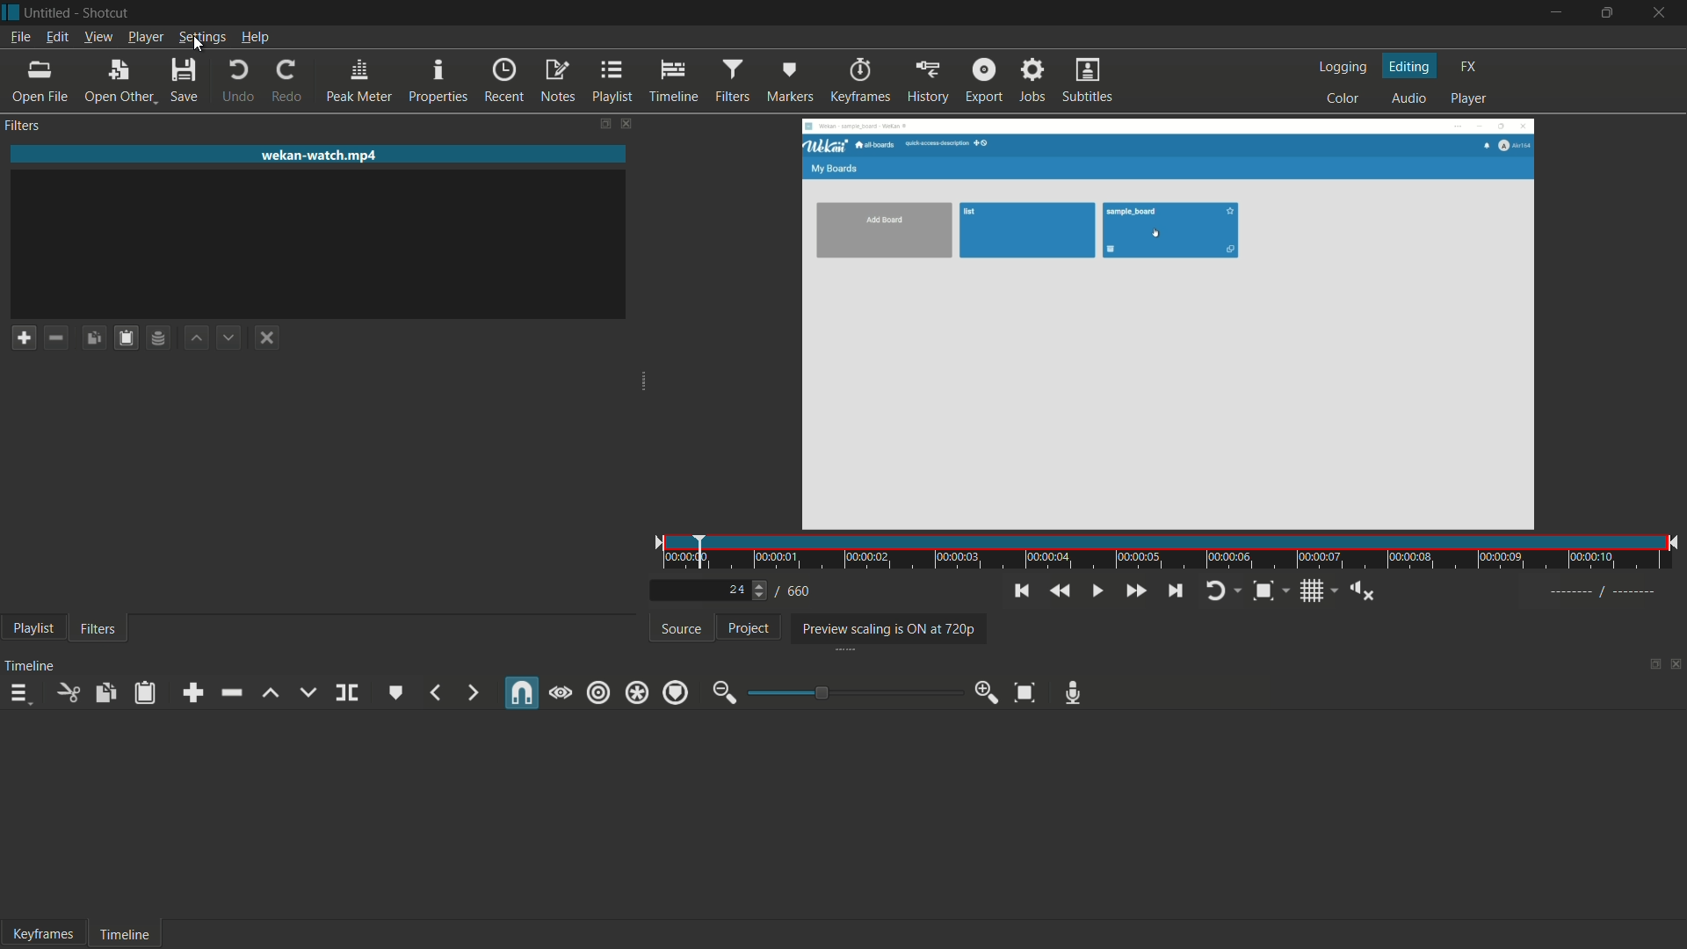  Describe the element at coordinates (746, 627) in the screenshot. I see `project` at that location.